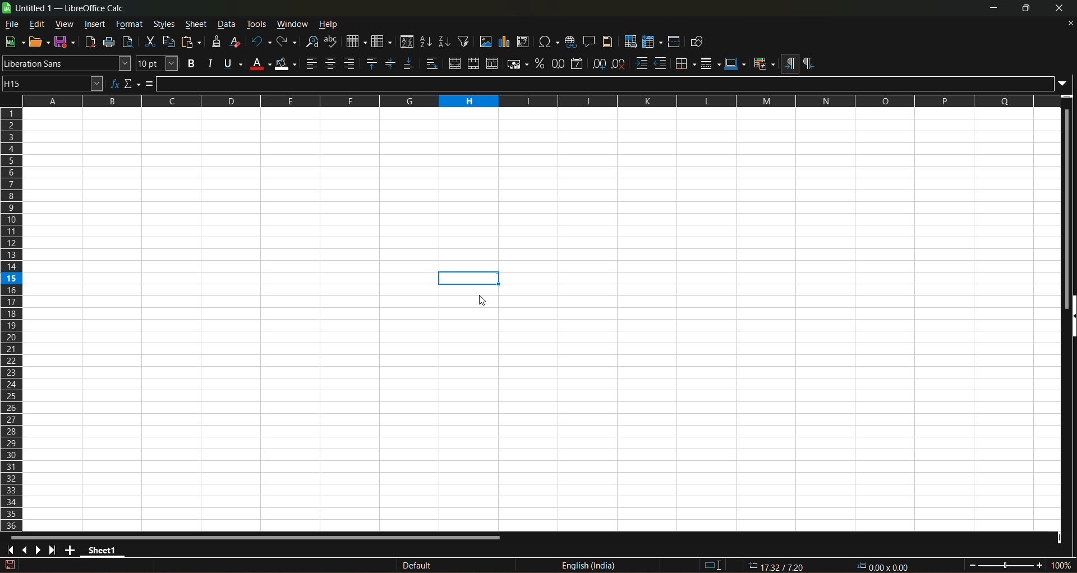 The image size is (1077, 573). Describe the element at coordinates (158, 63) in the screenshot. I see `font size` at that location.